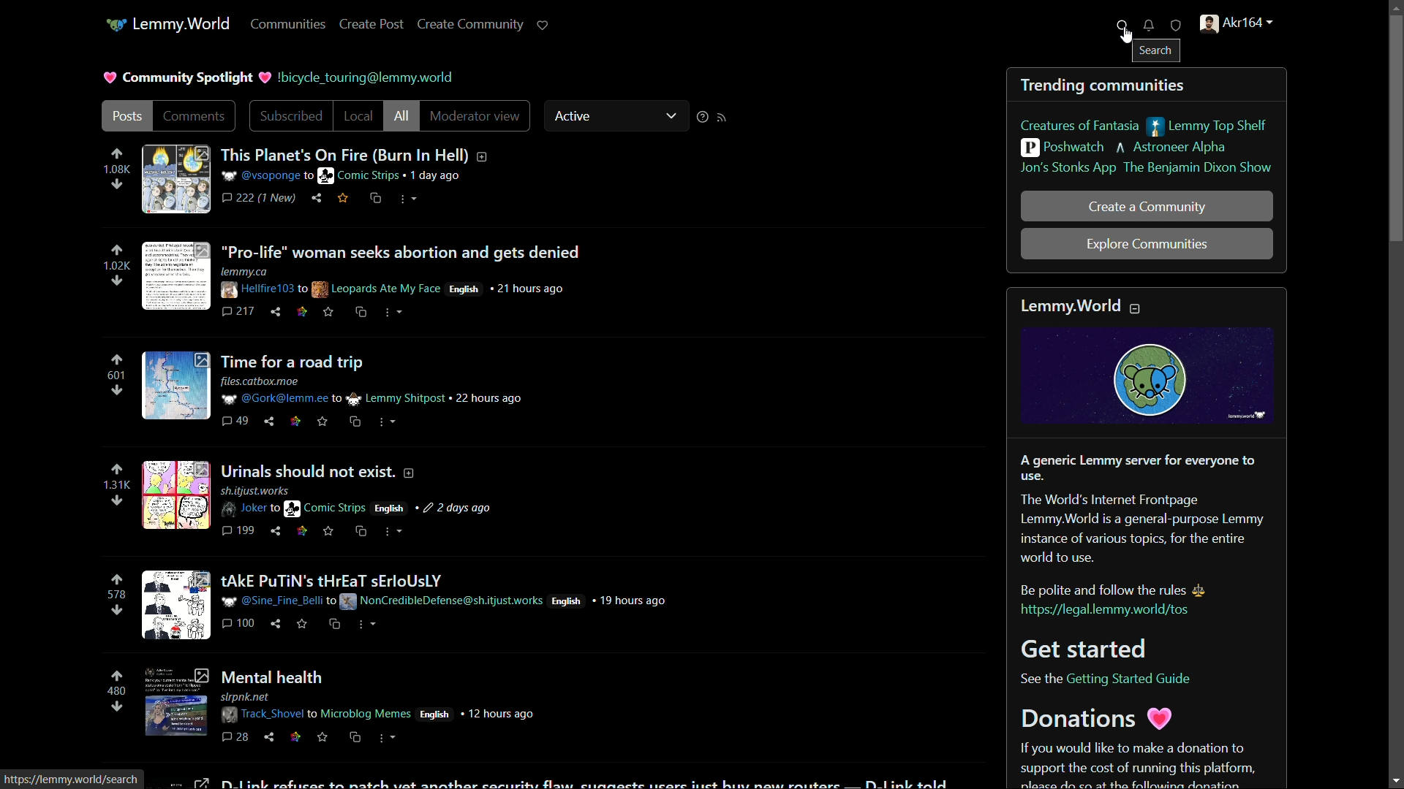 This screenshot has height=789, width=1404. Describe the element at coordinates (471, 25) in the screenshot. I see `create community` at that location.